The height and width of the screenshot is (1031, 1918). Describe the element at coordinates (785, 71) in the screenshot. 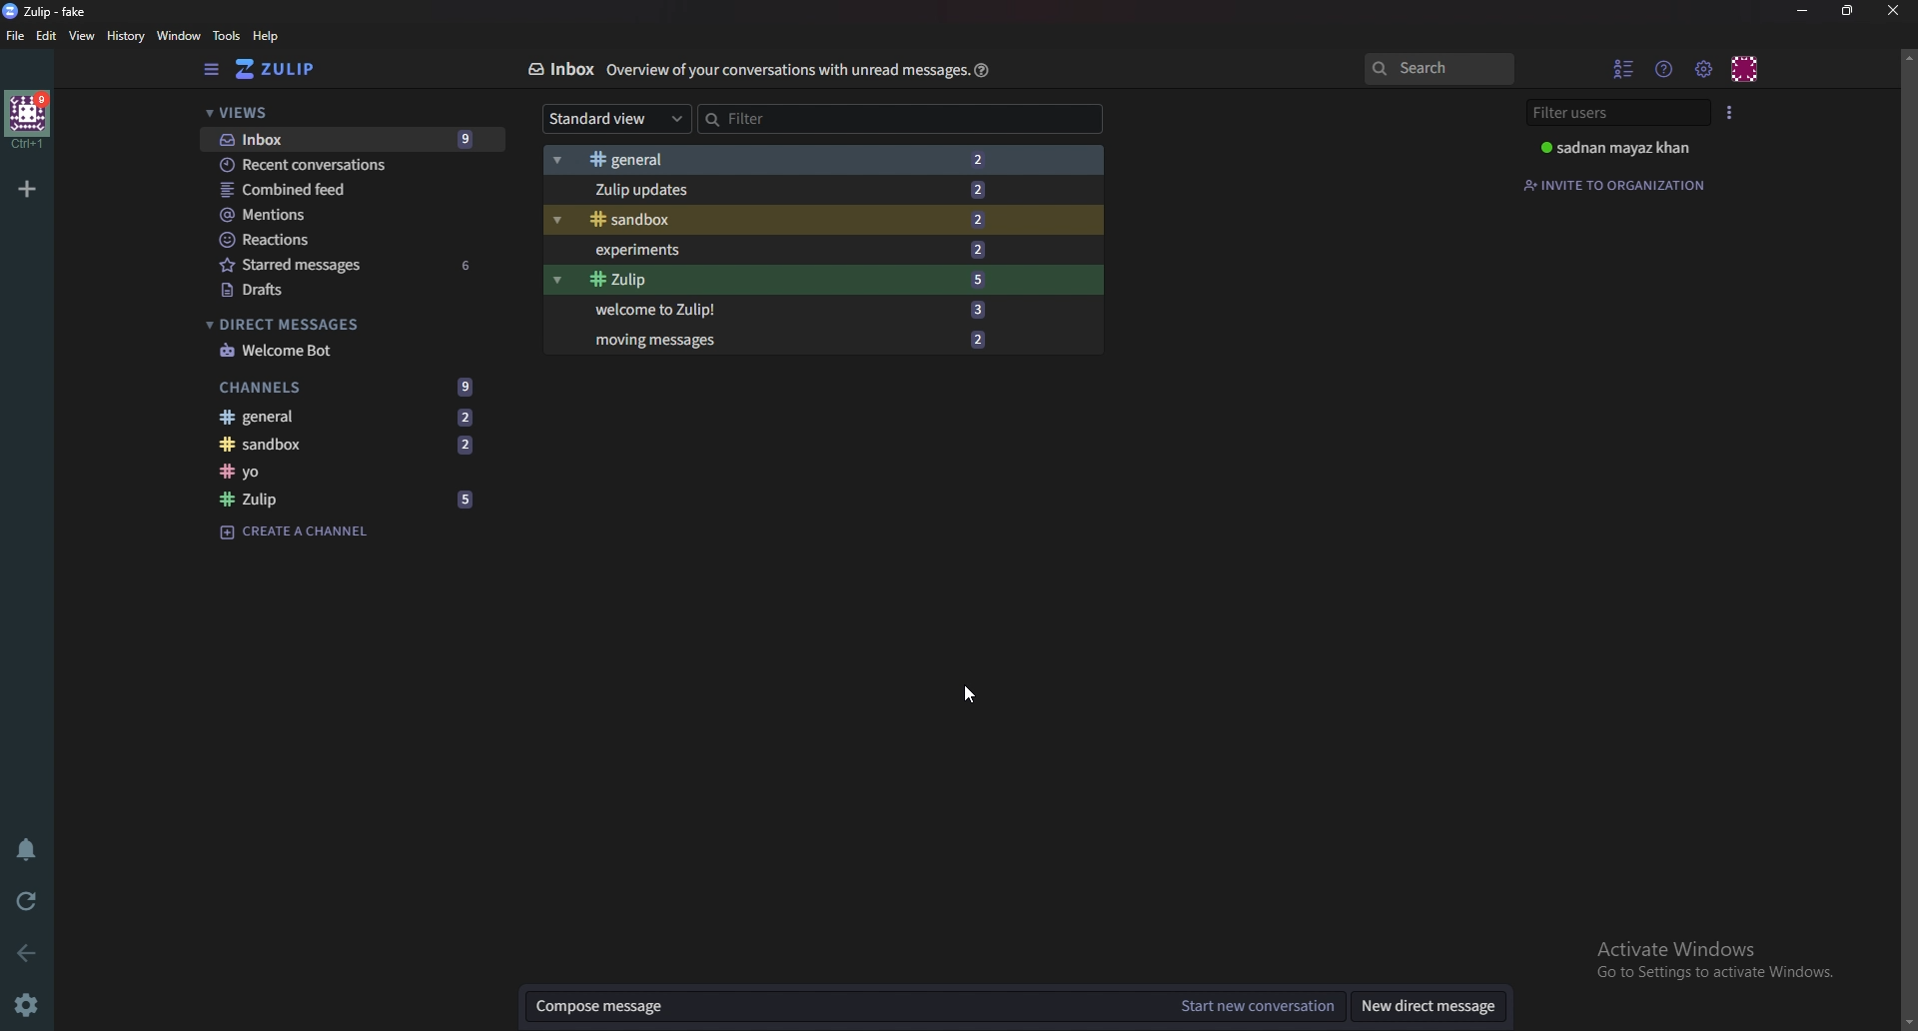

I see `Overview of your conversation with unread messages.` at that location.